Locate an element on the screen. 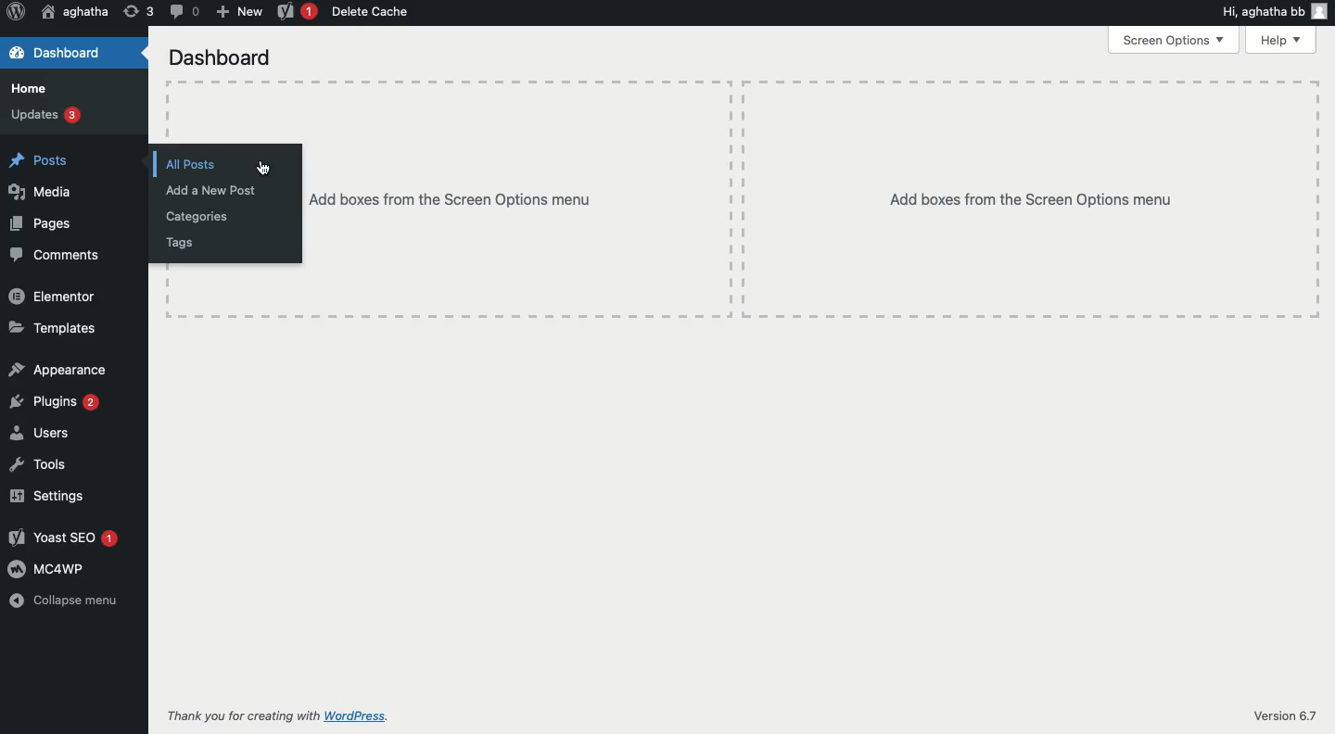 The height and width of the screenshot is (734, 1335). Templates is located at coordinates (51, 331).